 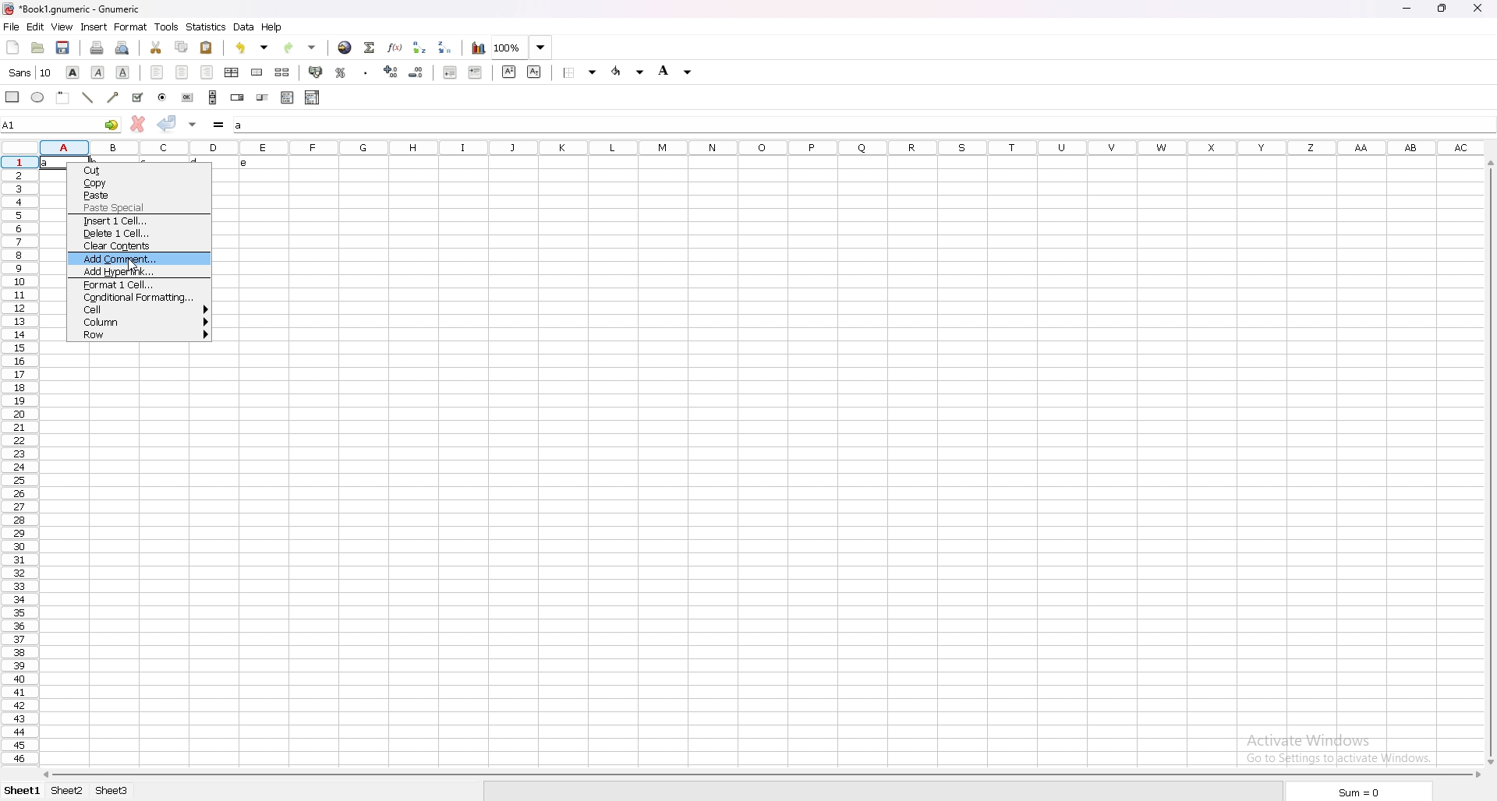 What do you see at coordinates (1361, 792) in the screenshot?
I see `sum` at bounding box center [1361, 792].